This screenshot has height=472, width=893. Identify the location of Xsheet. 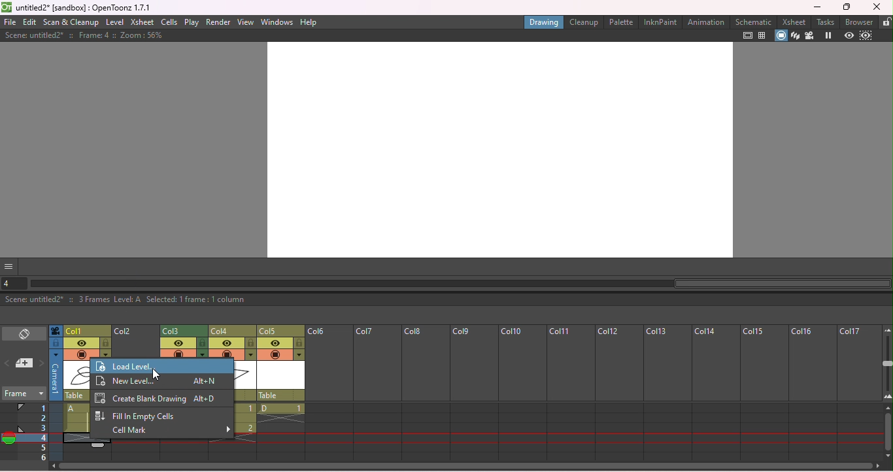
(796, 22).